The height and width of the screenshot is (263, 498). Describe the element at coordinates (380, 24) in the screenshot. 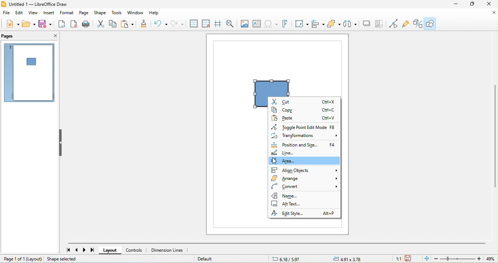

I see `crop image` at that location.